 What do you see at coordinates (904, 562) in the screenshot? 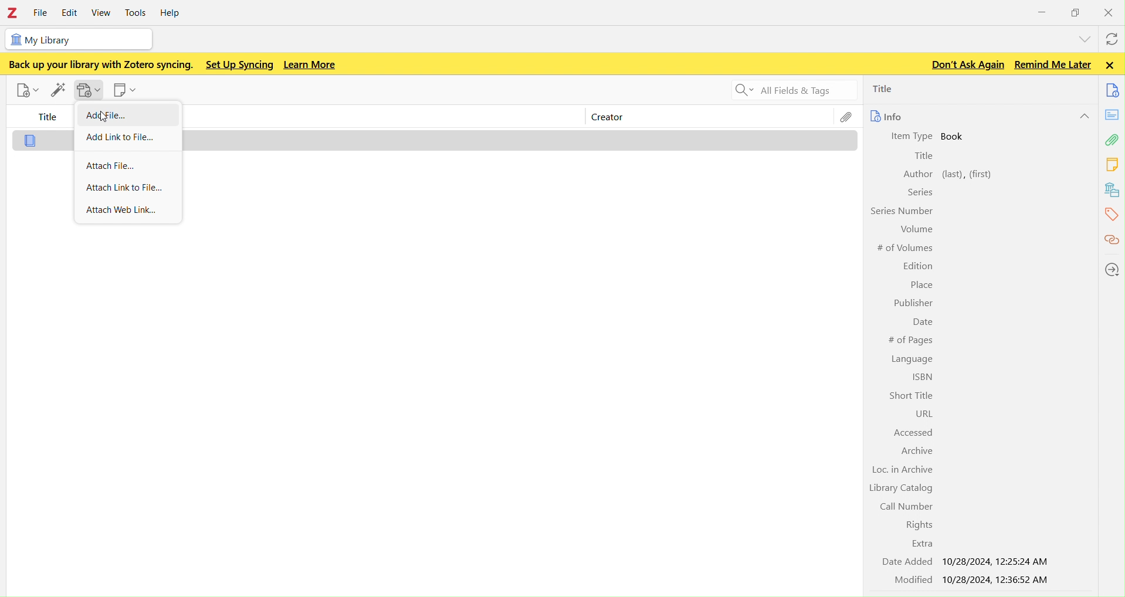
I see `Date Added` at bounding box center [904, 562].